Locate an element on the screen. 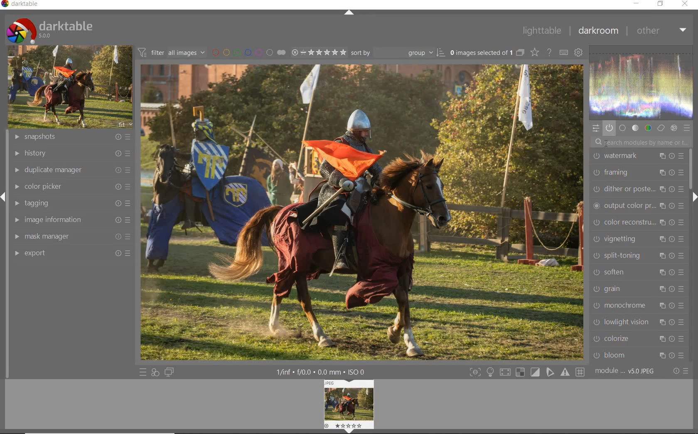  reset or presets & preferences is located at coordinates (680, 371).